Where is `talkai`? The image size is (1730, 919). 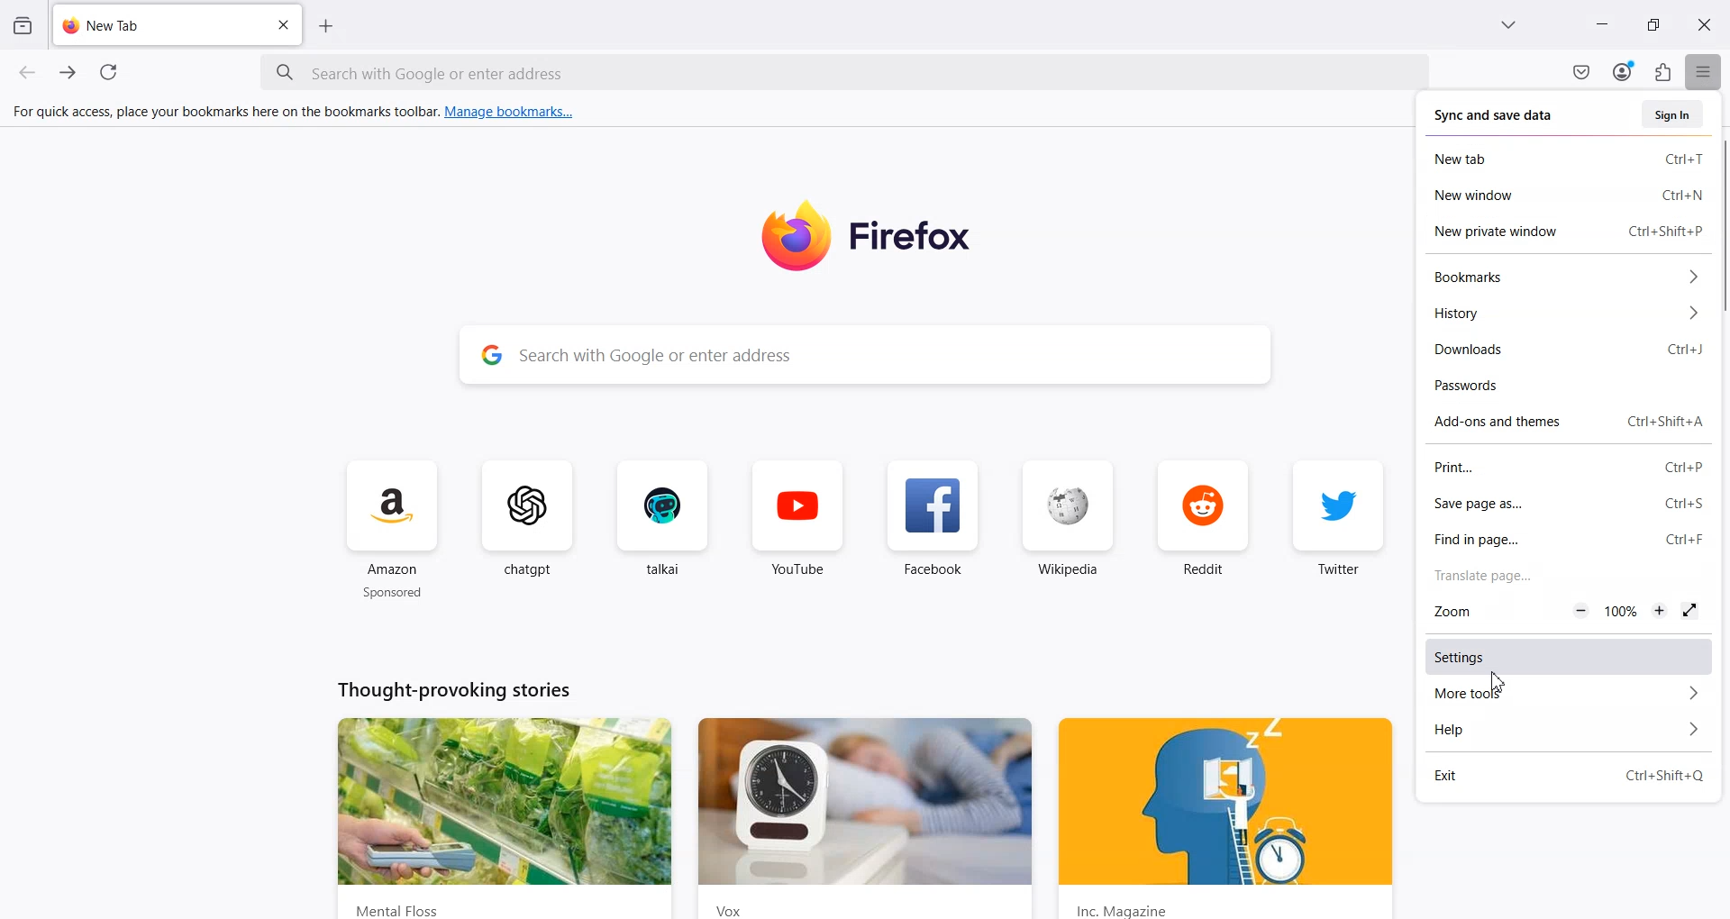
talkai is located at coordinates (662, 530).